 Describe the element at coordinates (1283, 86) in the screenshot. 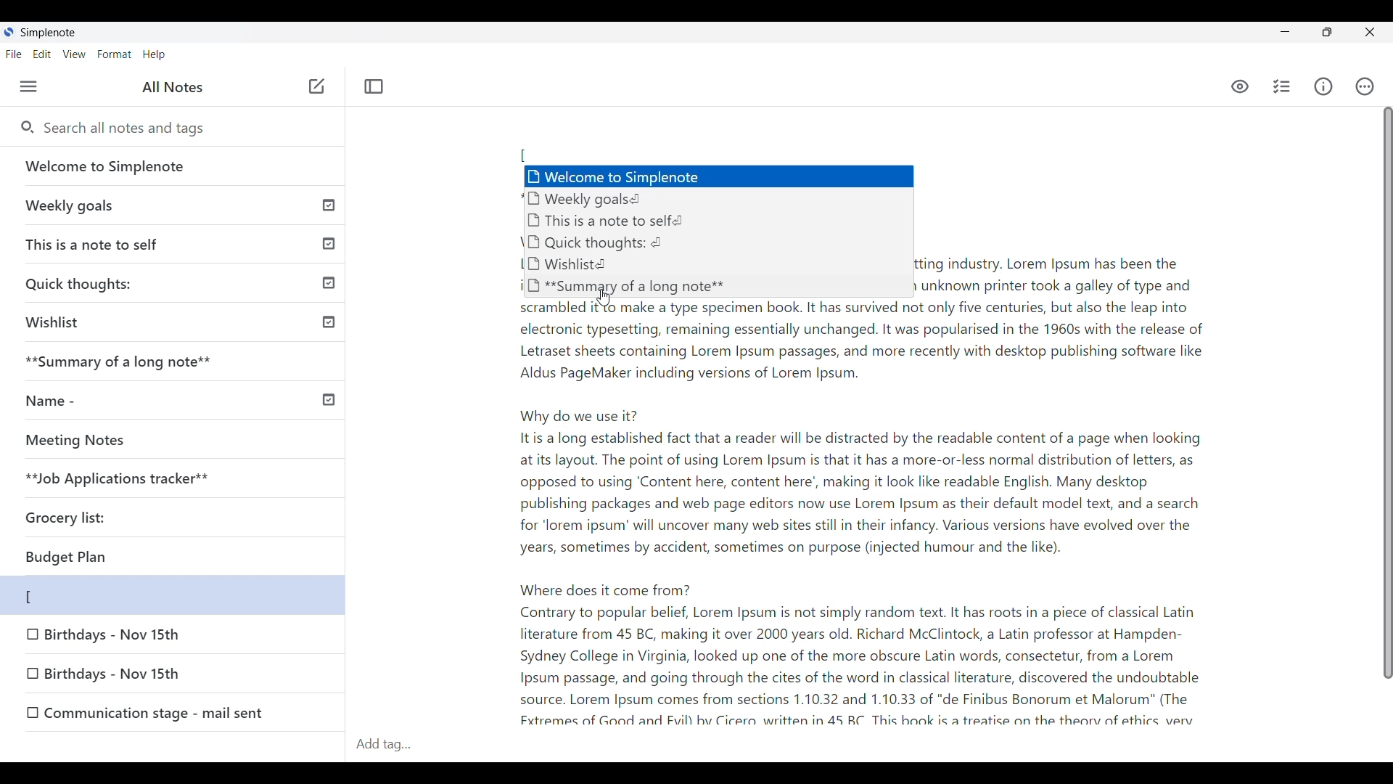

I see `Insert checklist` at that location.